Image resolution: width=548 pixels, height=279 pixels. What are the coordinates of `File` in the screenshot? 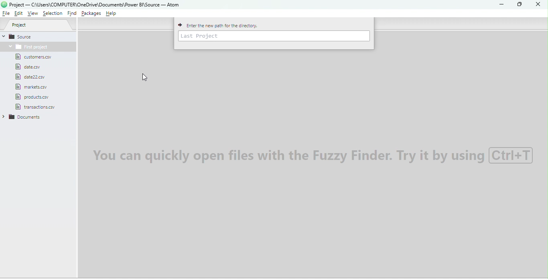 It's located at (32, 77).